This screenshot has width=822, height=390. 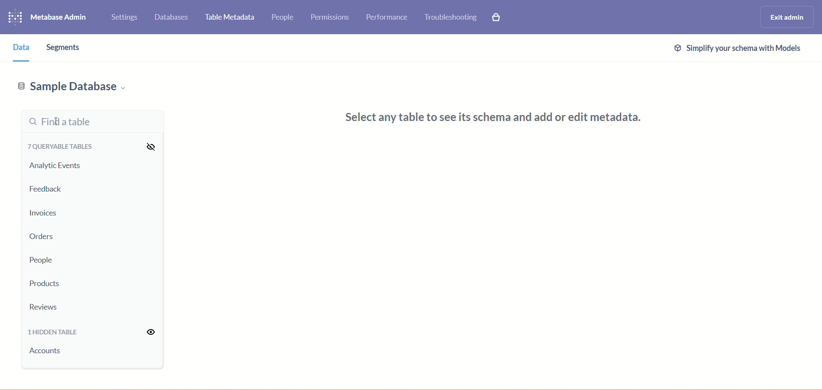 What do you see at coordinates (50, 285) in the screenshot?
I see `products` at bounding box center [50, 285].